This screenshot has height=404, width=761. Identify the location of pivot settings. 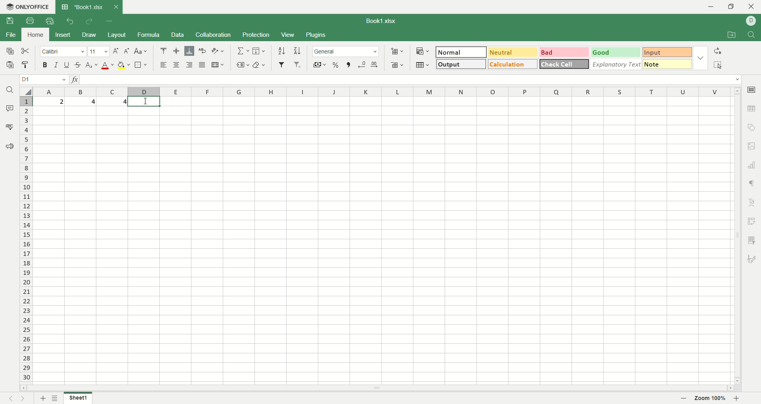
(752, 220).